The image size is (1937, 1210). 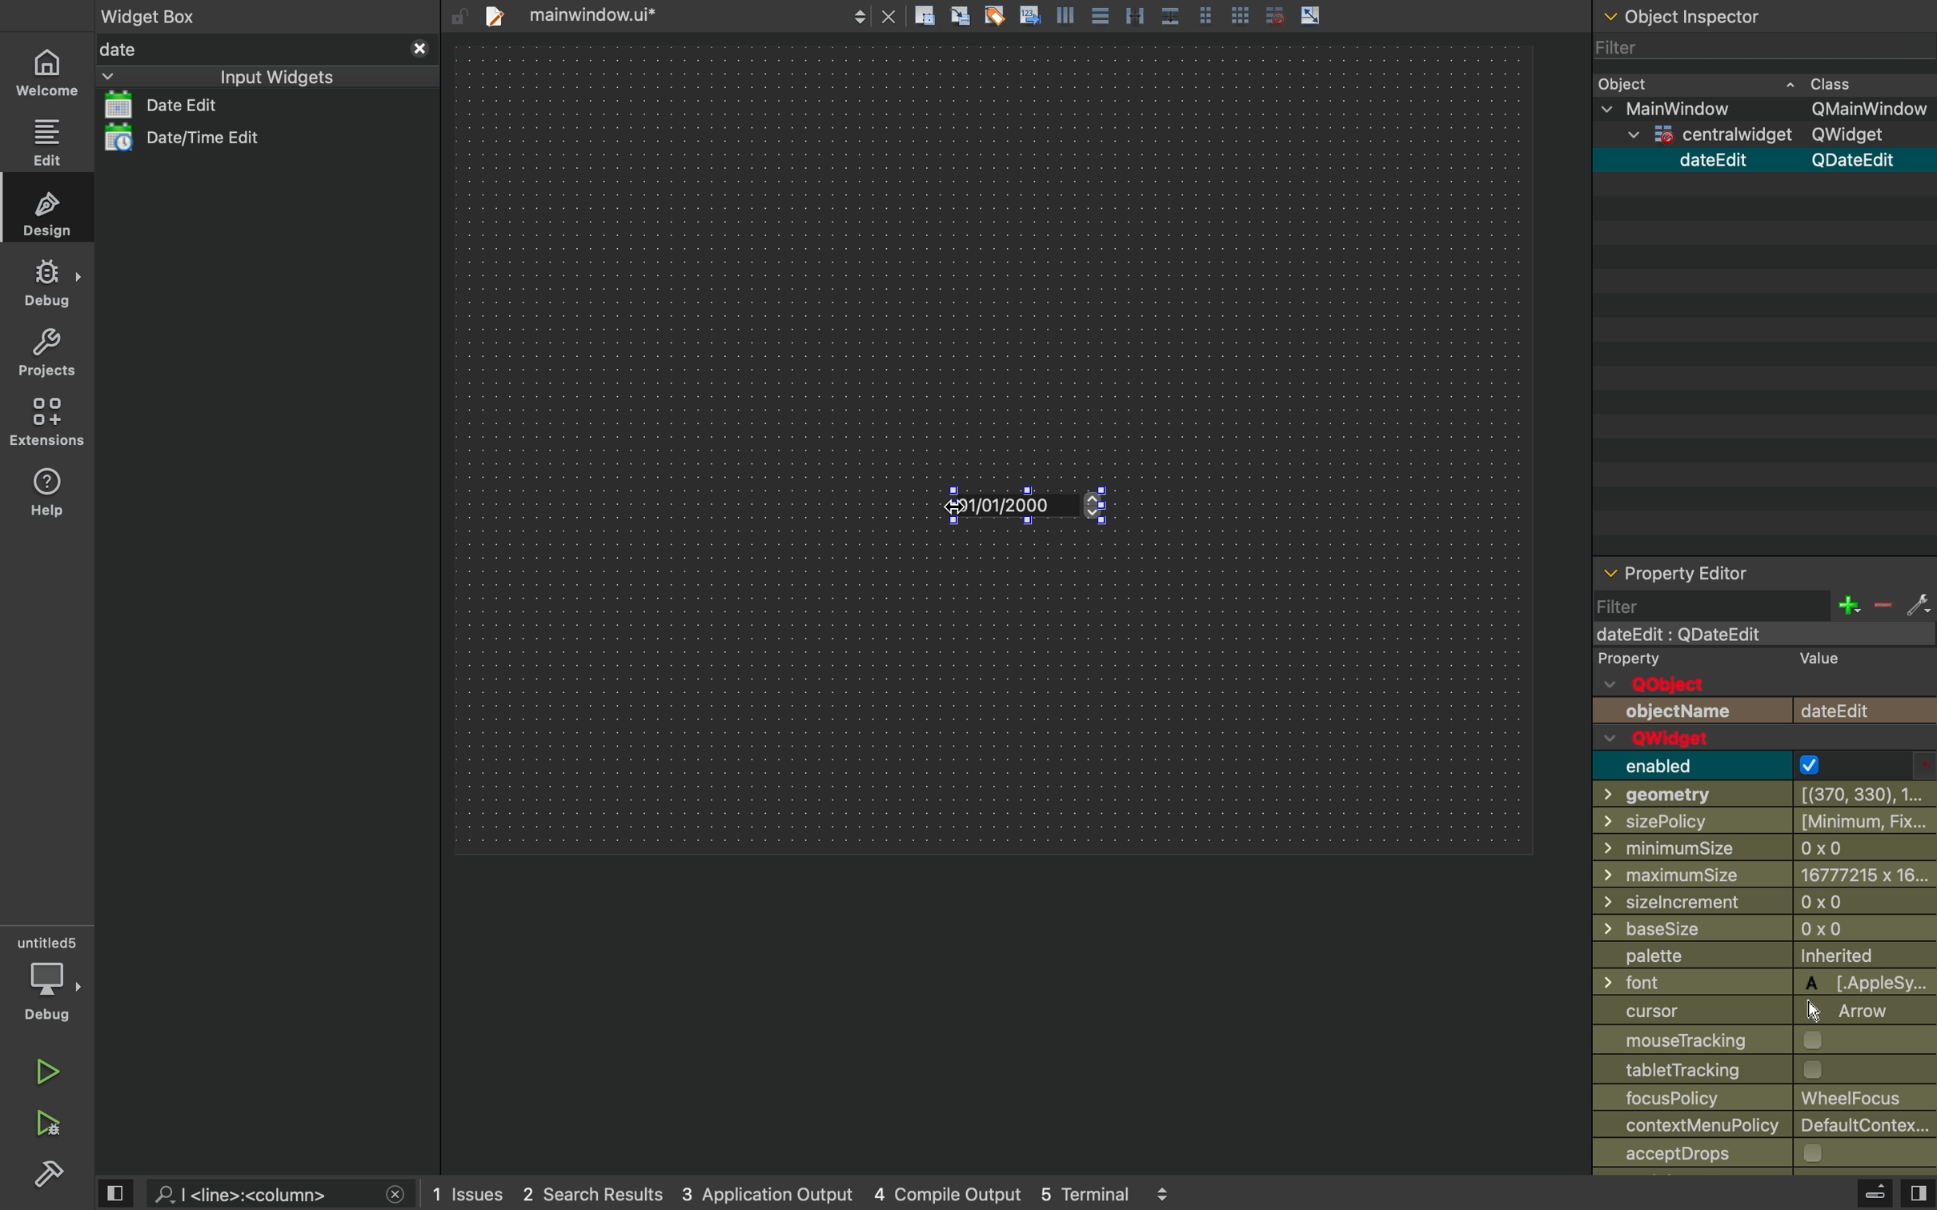 I want to click on plus, so click(x=1848, y=605).